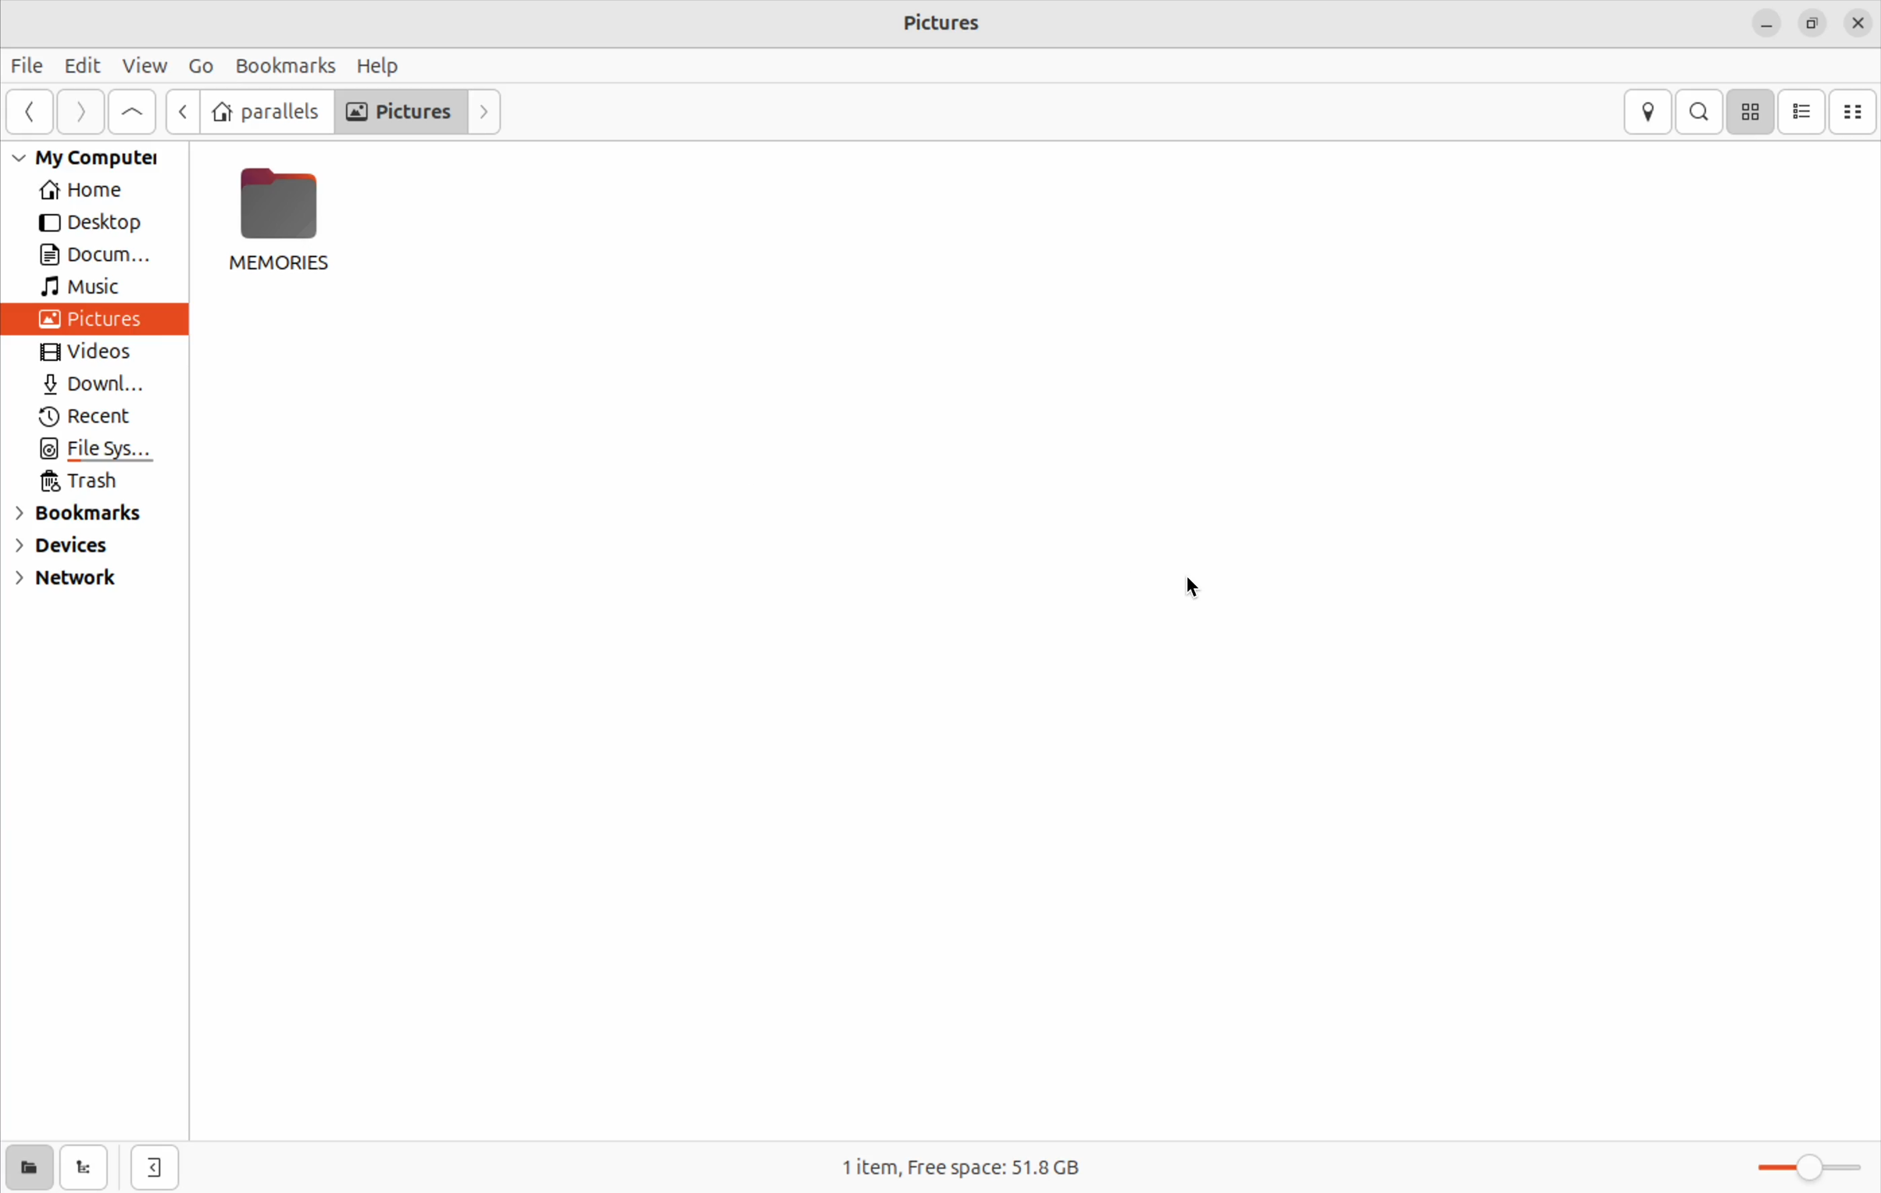 The height and width of the screenshot is (1193, 1881). I want to click on Pictures, so click(81, 322).